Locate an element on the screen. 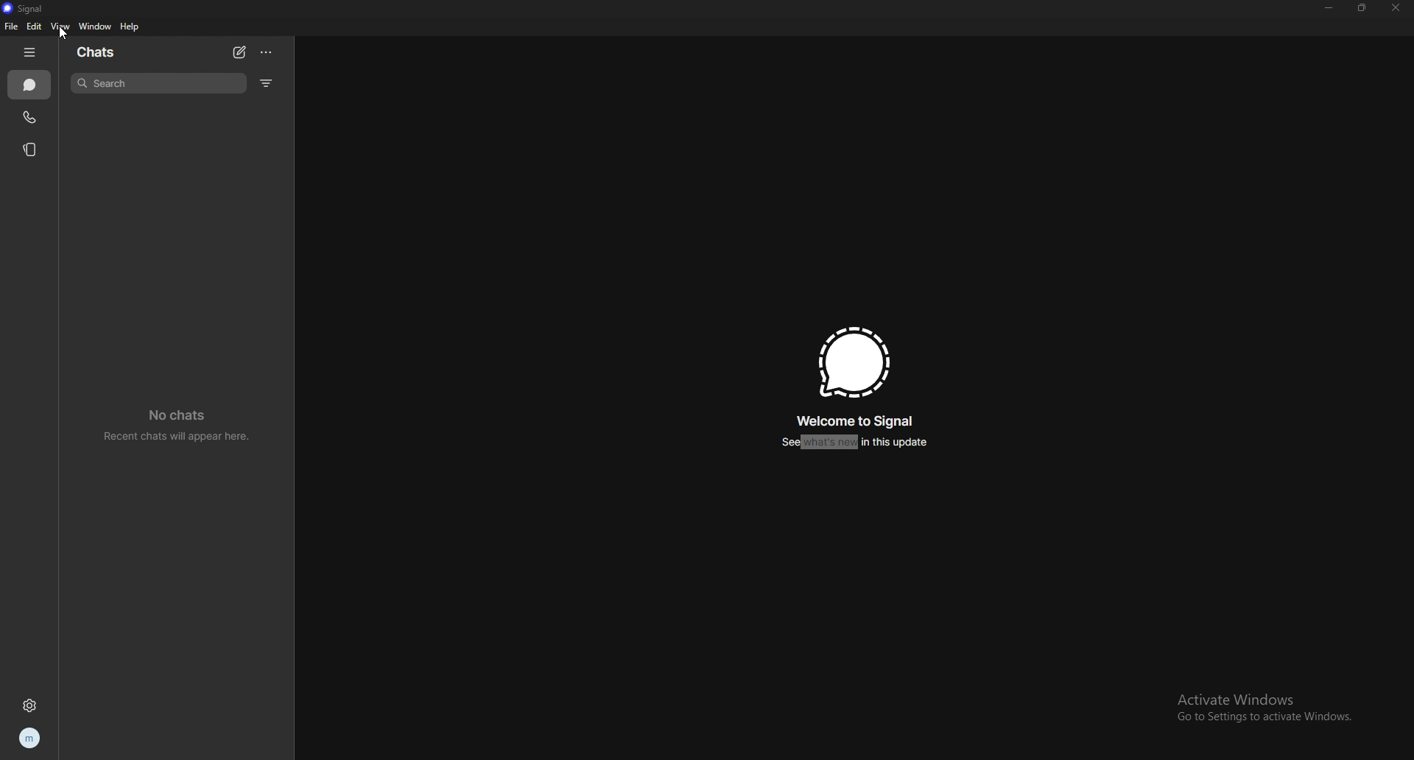  profile is located at coordinates (28, 736).